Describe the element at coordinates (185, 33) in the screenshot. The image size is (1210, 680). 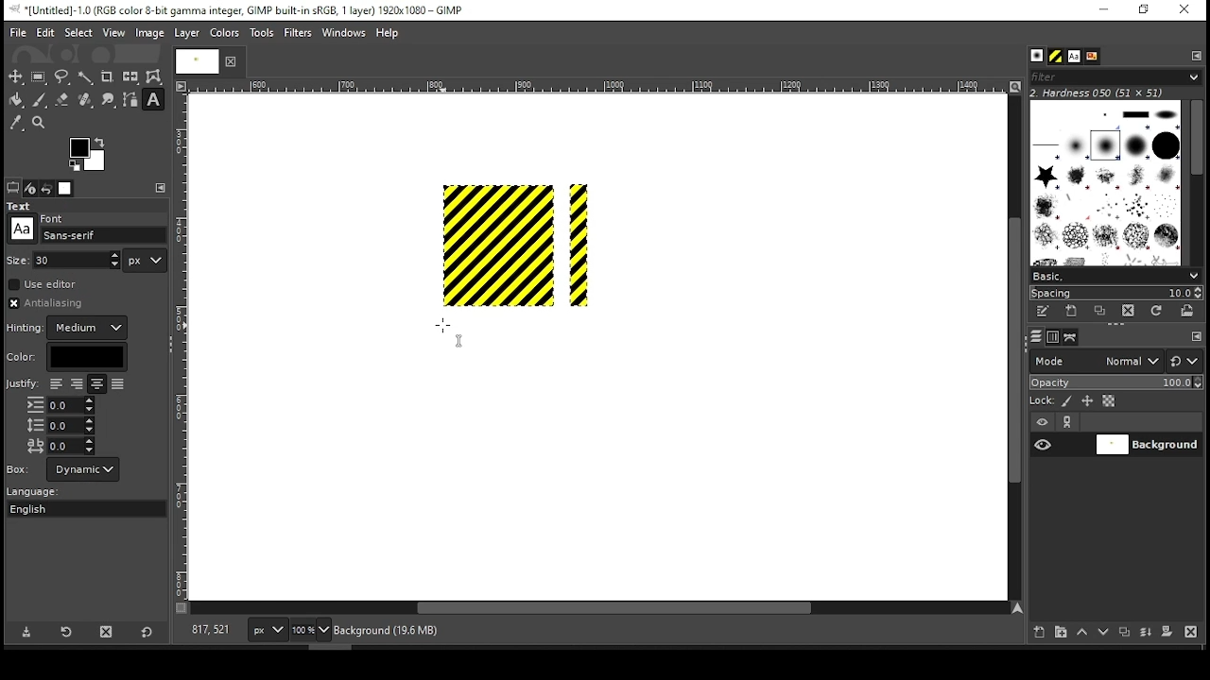
I see `layer` at that location.